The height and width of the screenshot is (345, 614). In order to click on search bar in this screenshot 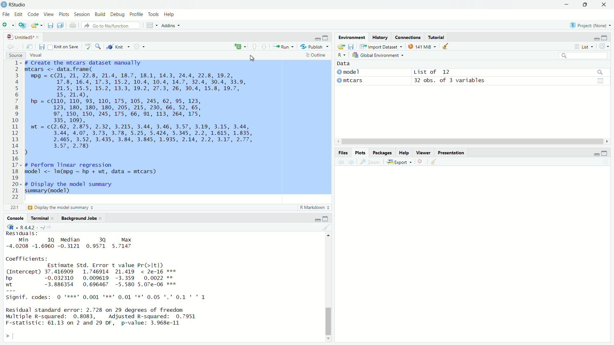, I will do `click(584, 56)`.